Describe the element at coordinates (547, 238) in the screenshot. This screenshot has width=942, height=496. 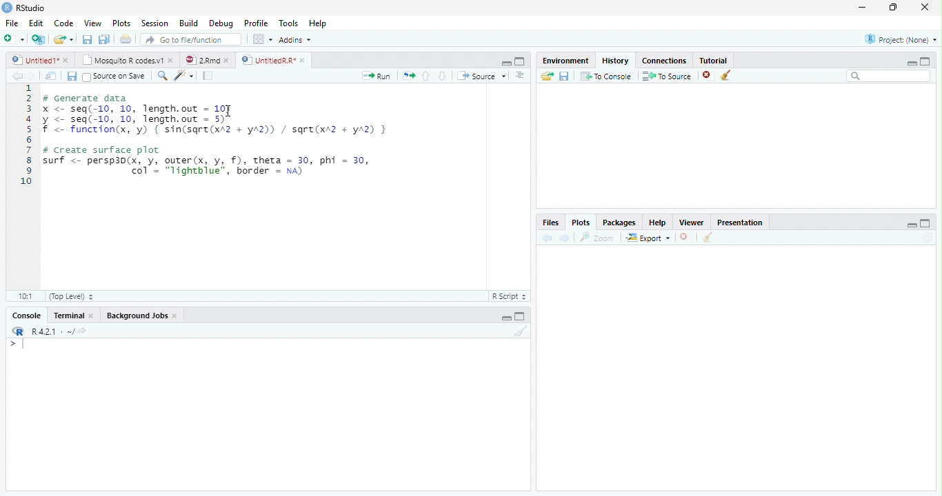
I see `Previous plot` at that location.